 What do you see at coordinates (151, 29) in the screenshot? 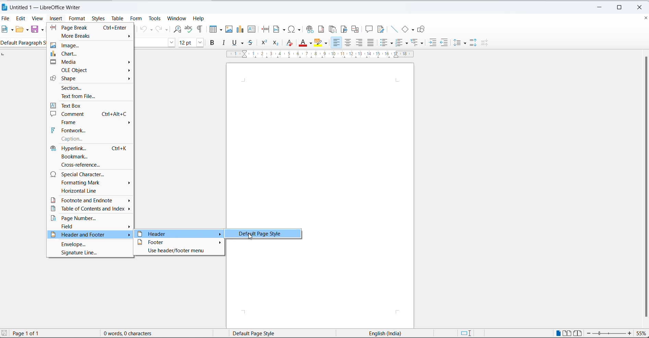
I see `undo options` at bounding box center [151, 29].